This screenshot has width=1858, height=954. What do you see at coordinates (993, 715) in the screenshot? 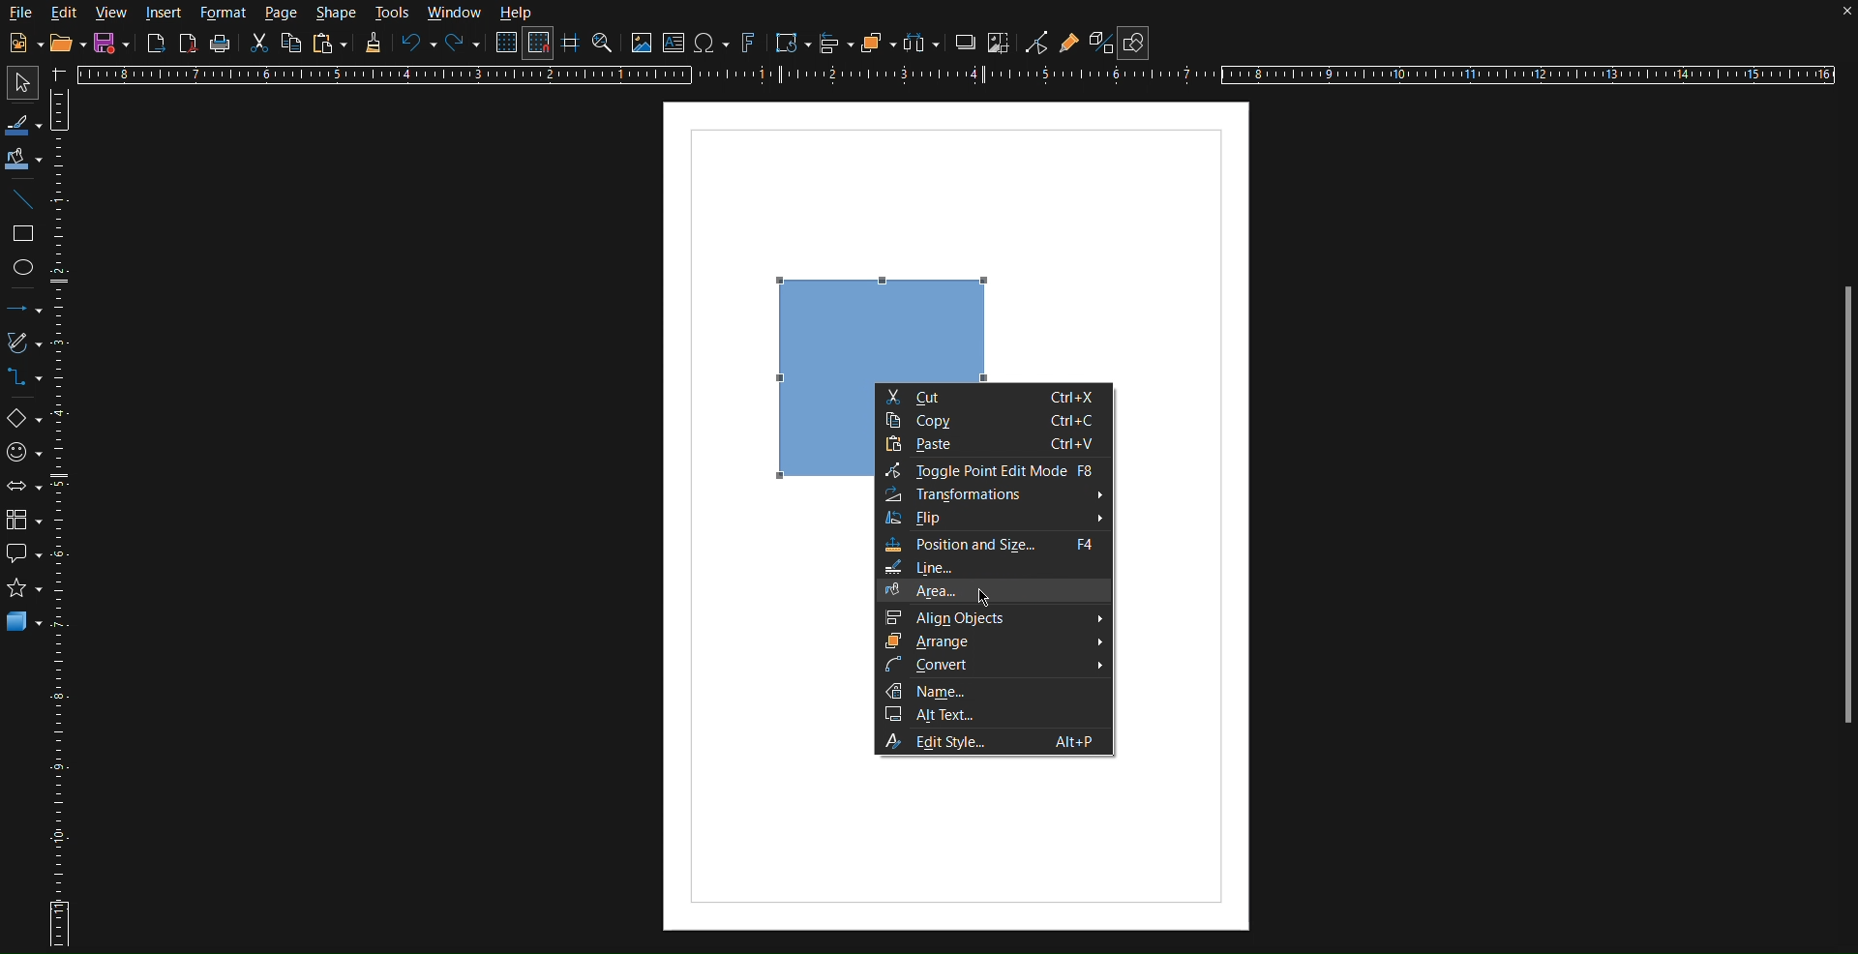
I see `Alt Text` at bounding box center [993, 715].